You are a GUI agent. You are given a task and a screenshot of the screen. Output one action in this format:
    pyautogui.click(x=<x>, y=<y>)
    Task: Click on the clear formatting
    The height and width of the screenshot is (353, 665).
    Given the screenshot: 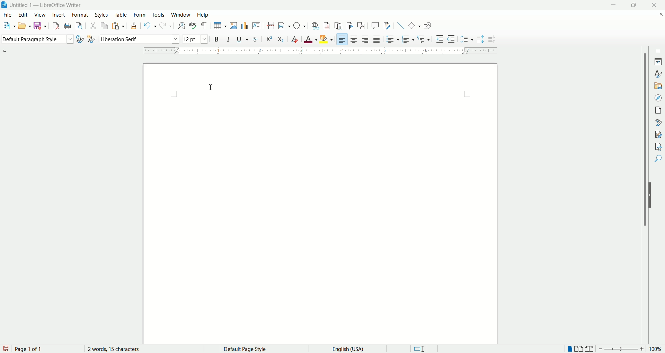 What is the action you would take?
    pyautogui.click(x=295, y=39)
    